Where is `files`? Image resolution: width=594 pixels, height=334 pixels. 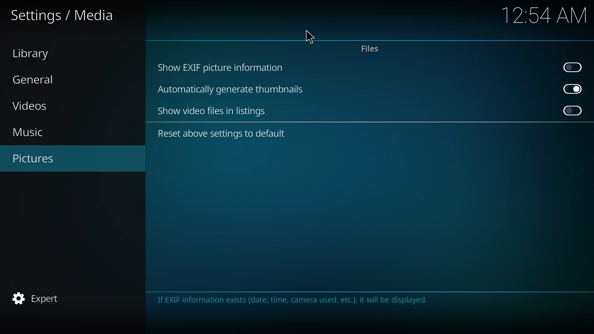 files is located at coordinates (369, 49).